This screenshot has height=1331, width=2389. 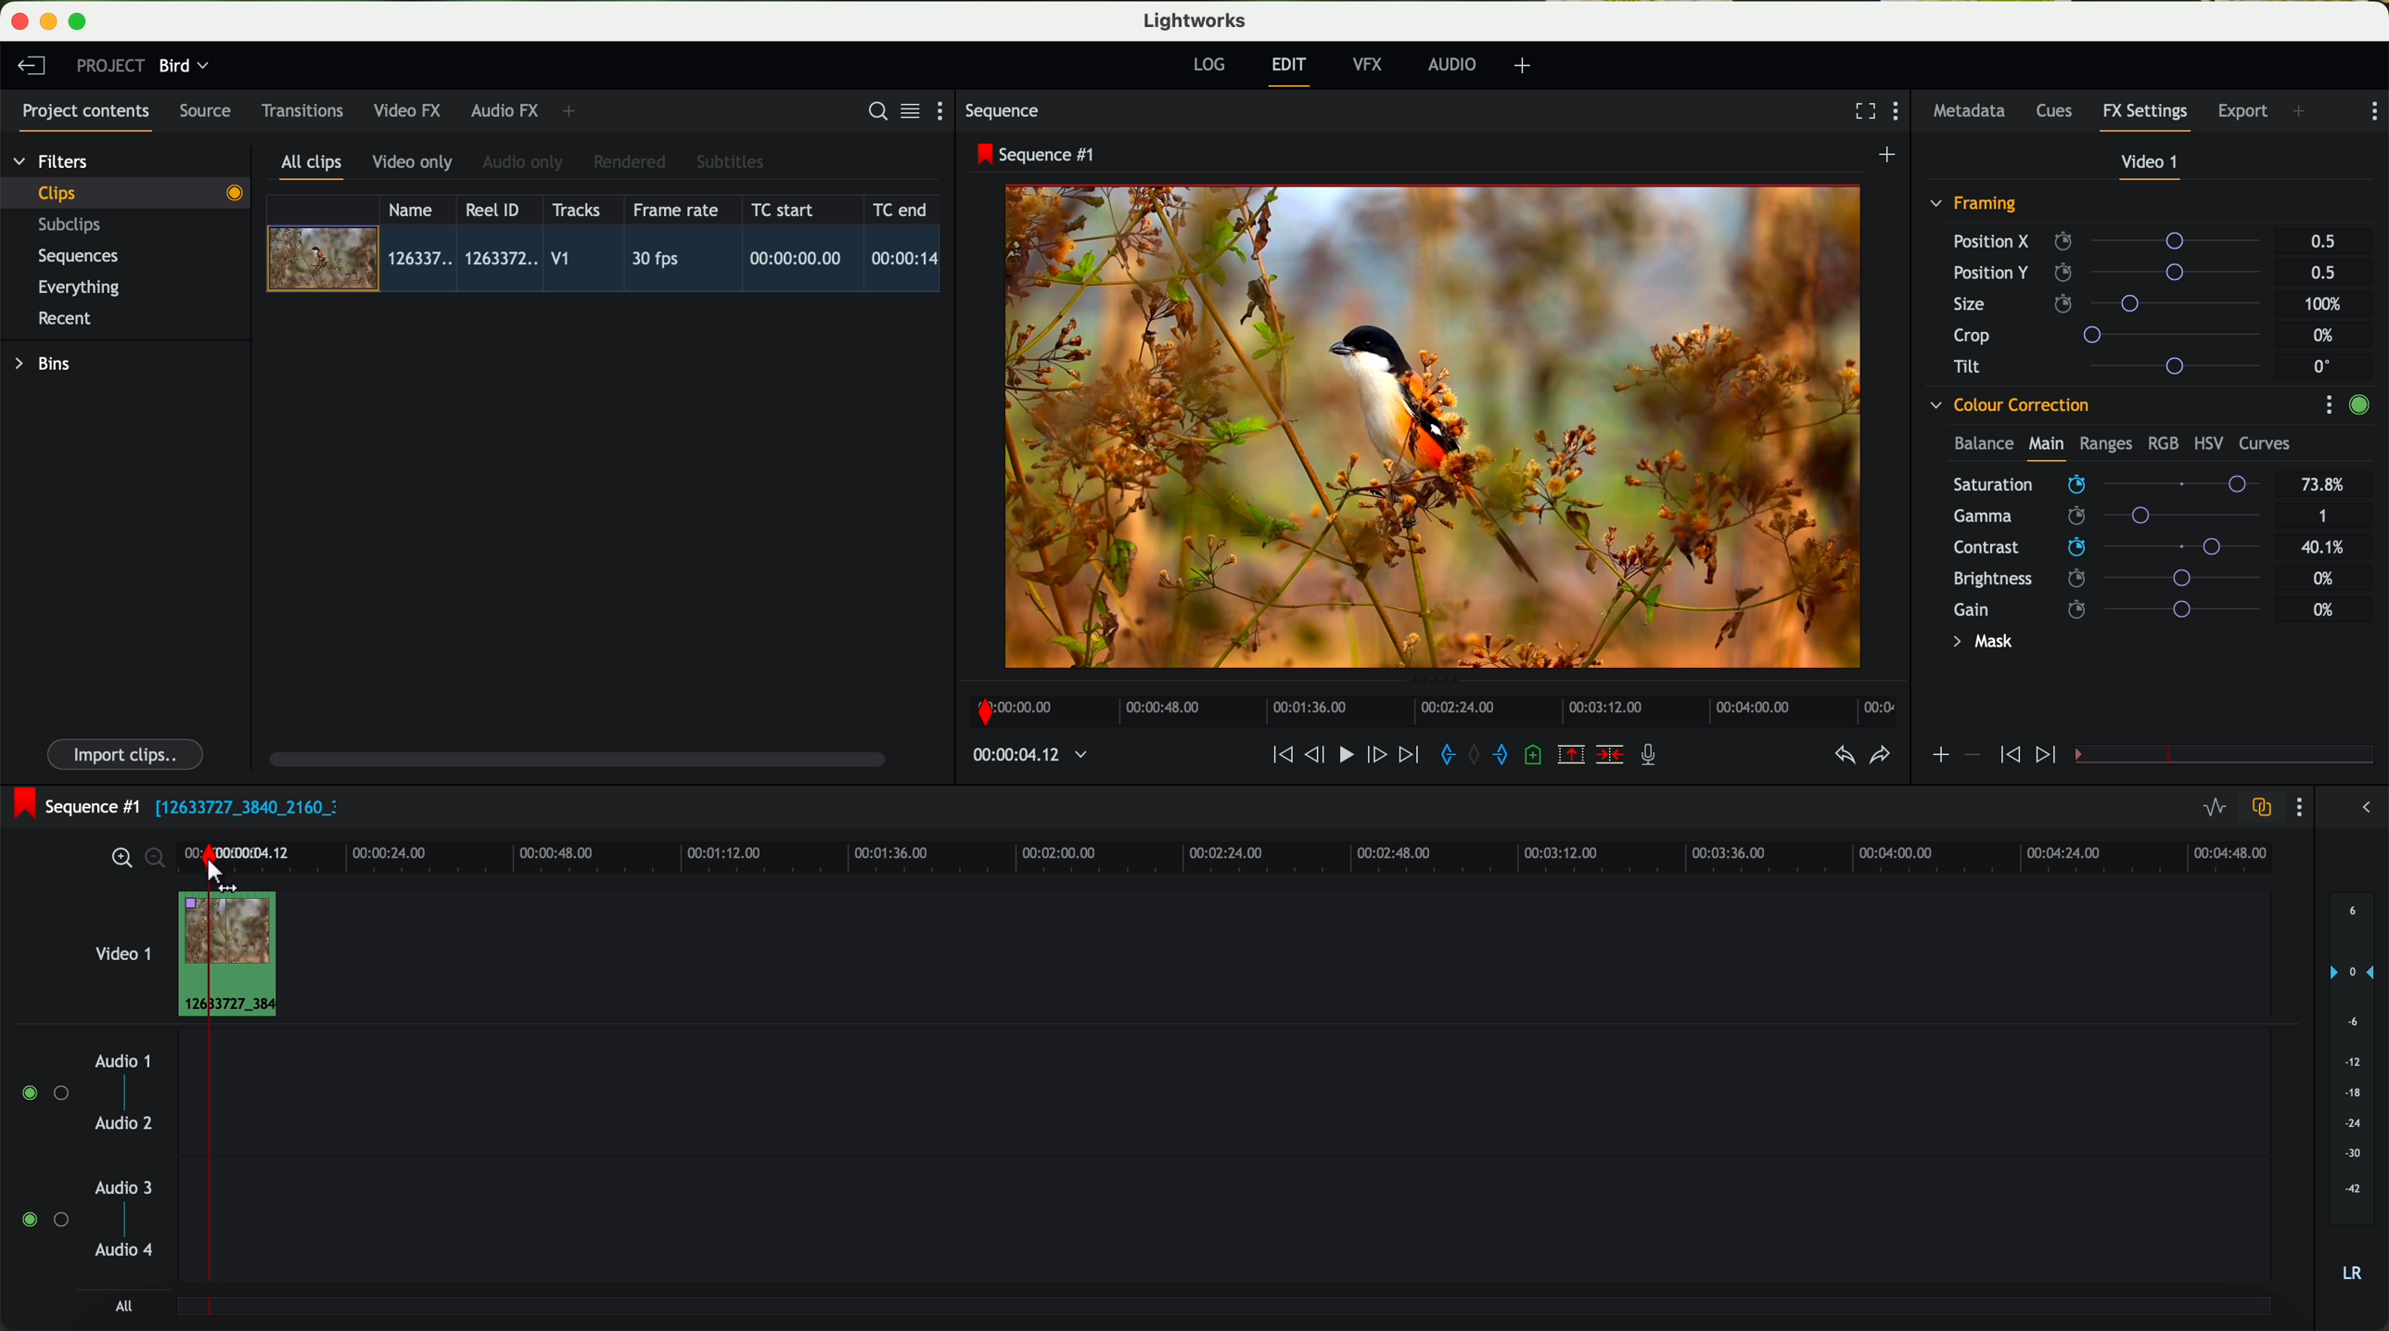 What do you see at coordinates (2118, 608) in the screenshot?
I see `gain` at bounding box center [2118, 608].